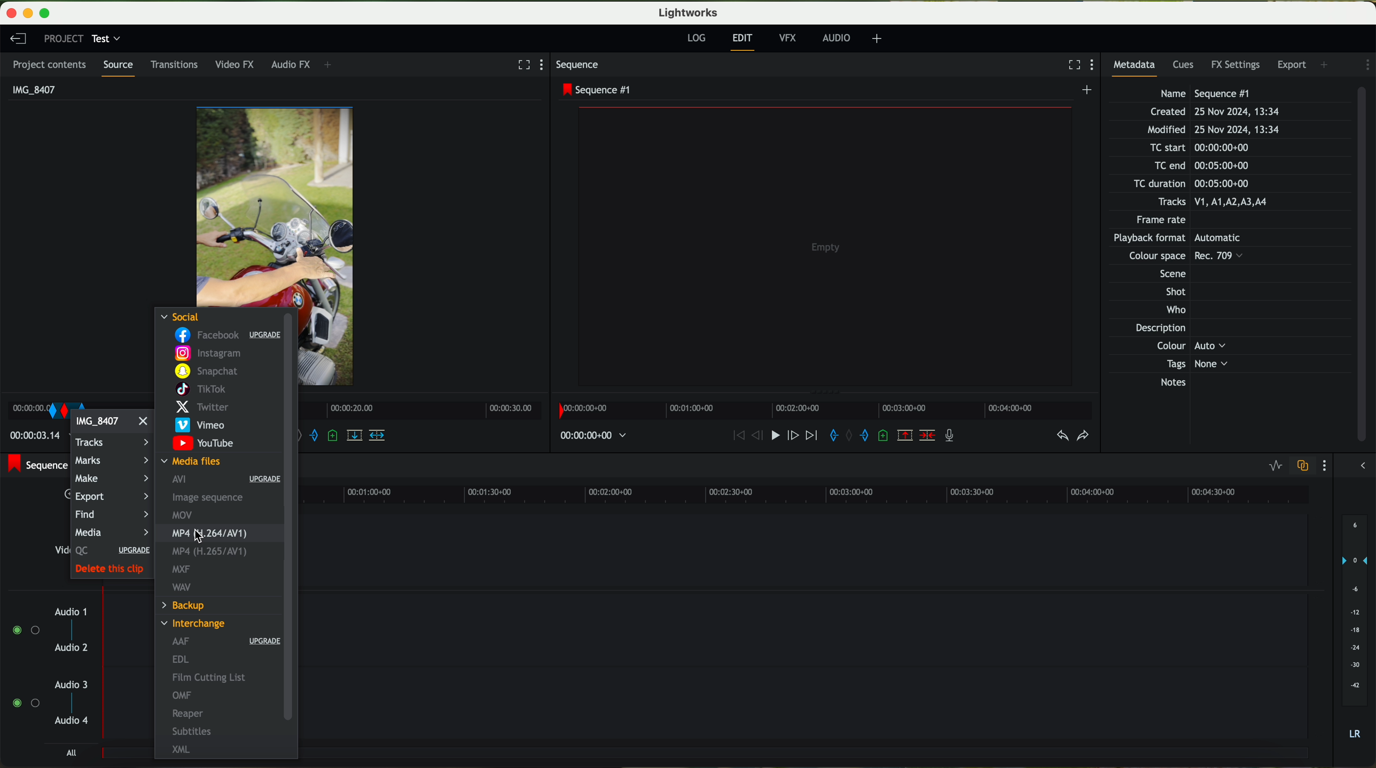 The width and height of the screenshot is (1376, 768). What do you see at coordinates (121, 68) in the screenshot?
I see `source` at bounding box center [121, 68].